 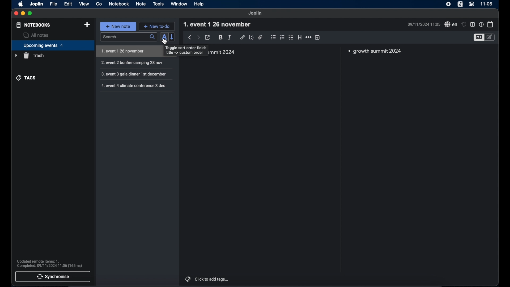 What do you see at coordinates (120, 4) in the screenshot?
I see `notebook` at bounding box center [120, 4].